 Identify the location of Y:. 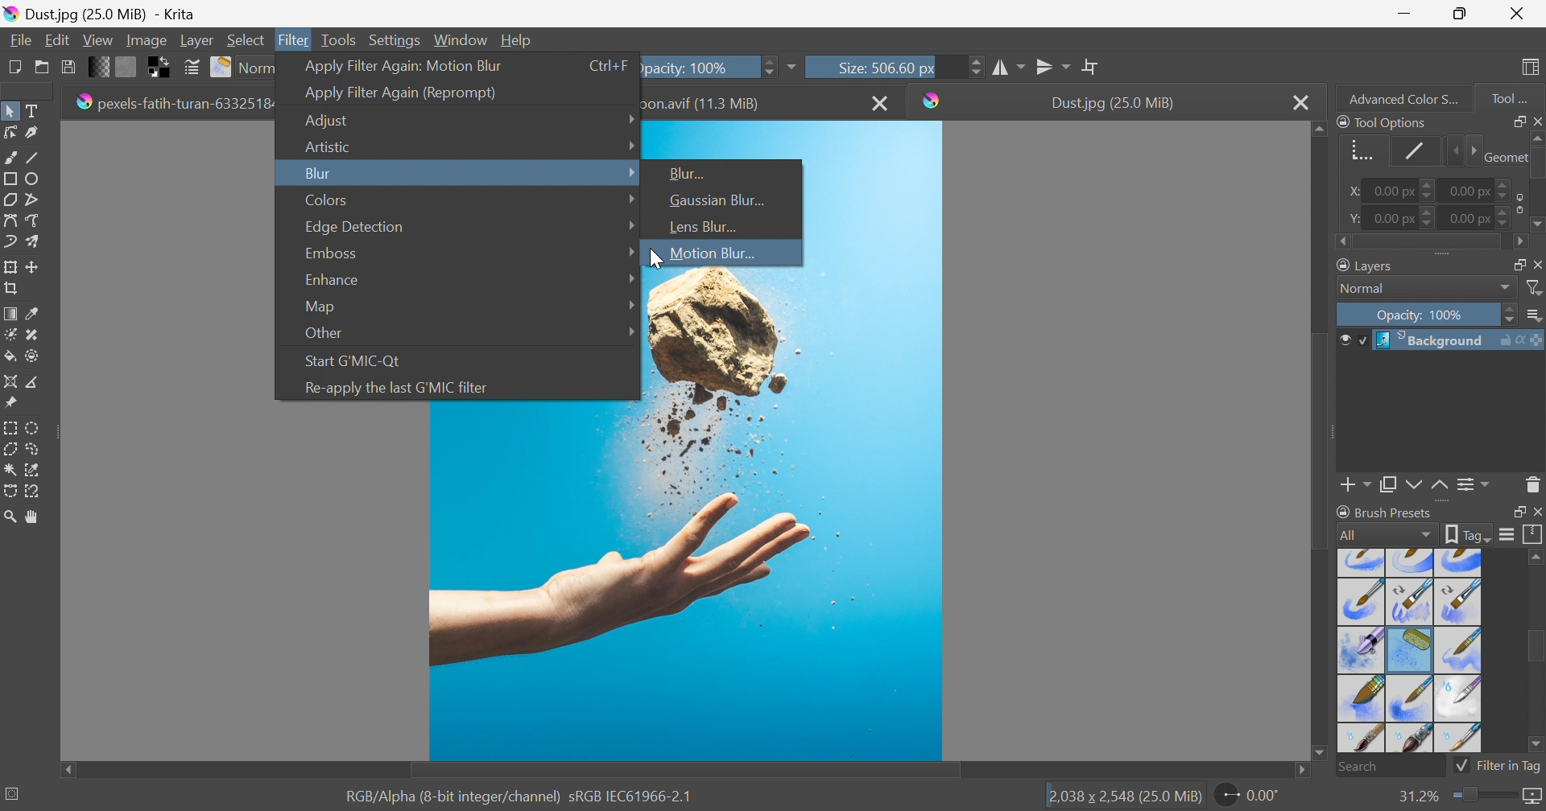
(1352, 218).